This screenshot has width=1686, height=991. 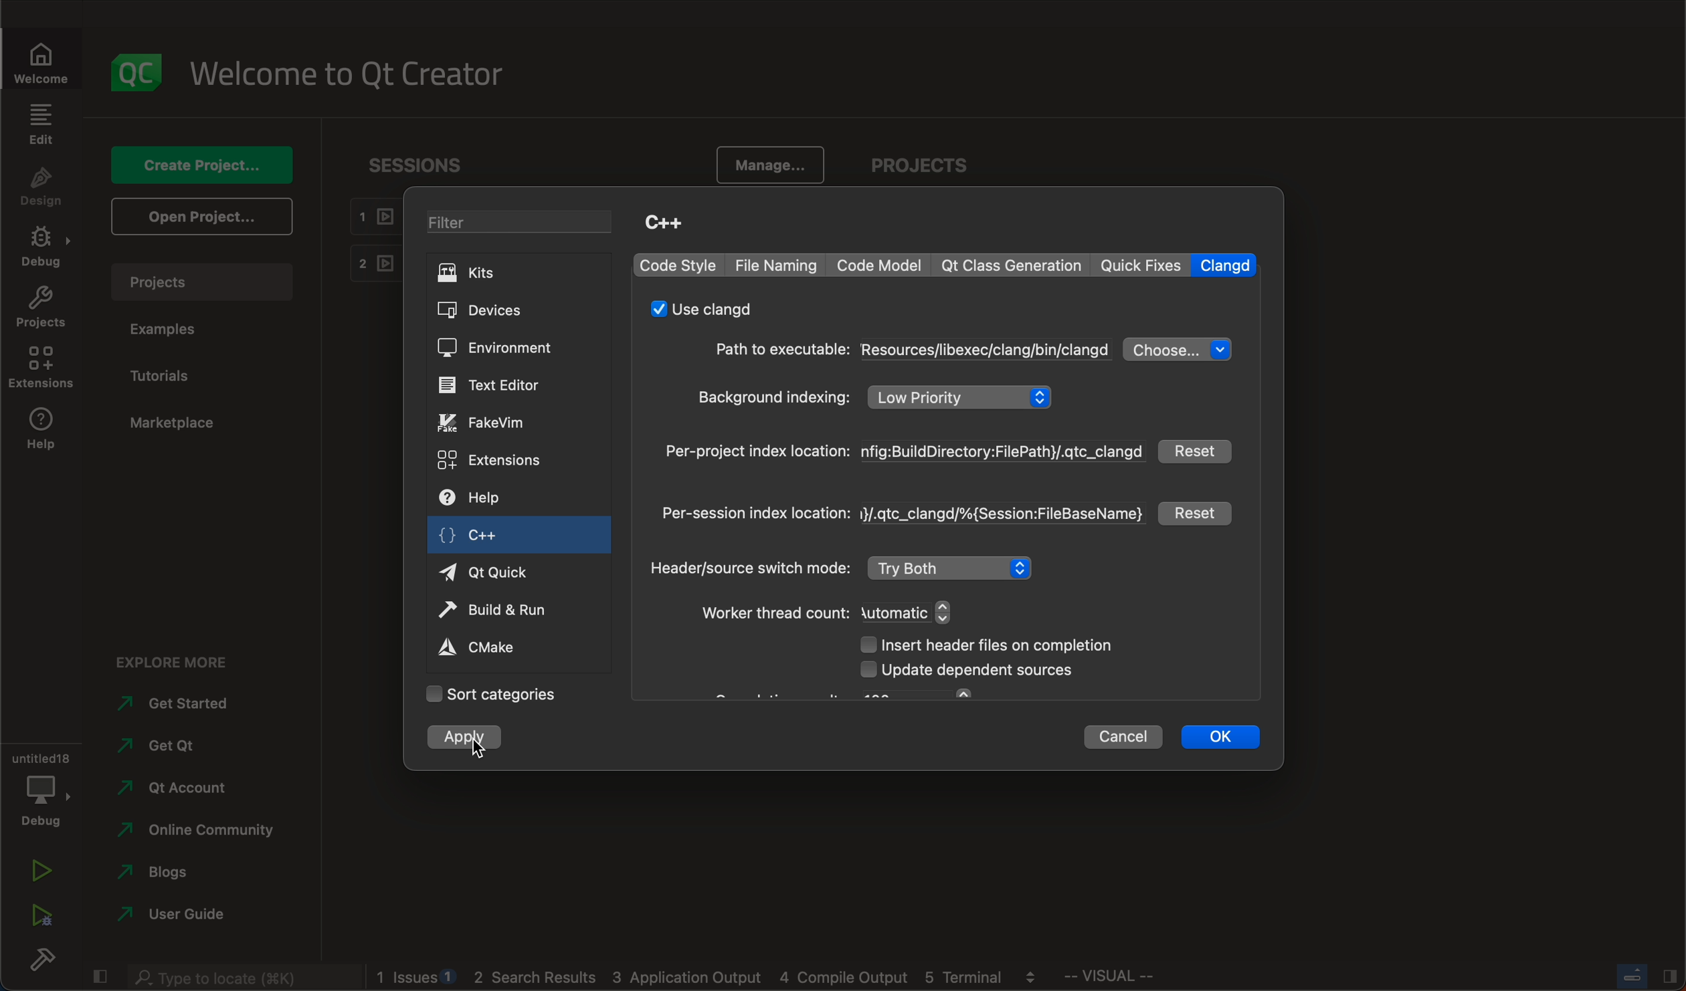 I want to click on run, so click(x=41, y=869).